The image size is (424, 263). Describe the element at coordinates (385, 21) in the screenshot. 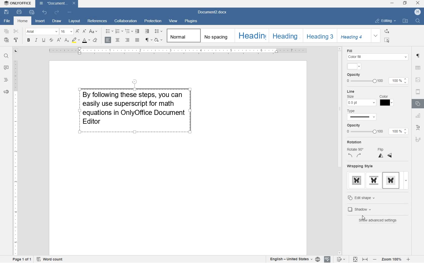

I see `EDITING` at that location.